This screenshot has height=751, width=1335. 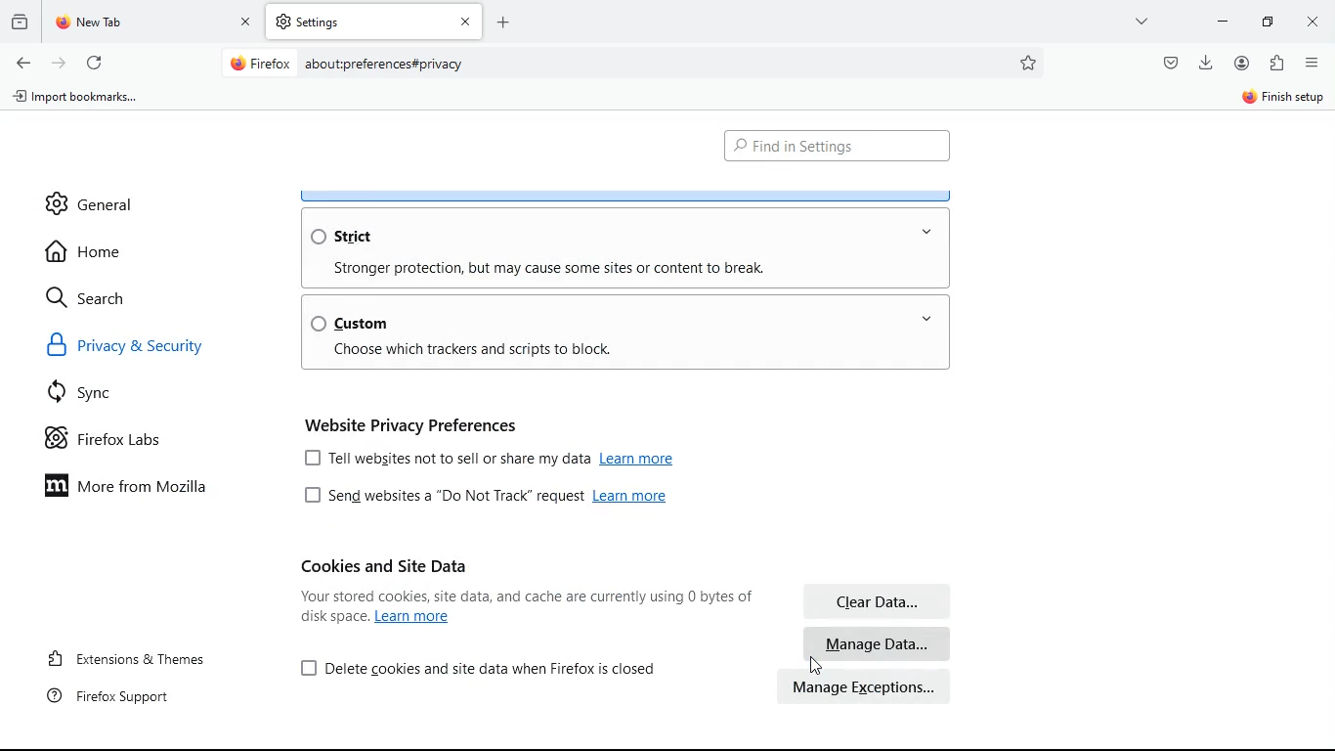 I want to click on home, so click(x=92, y=251).